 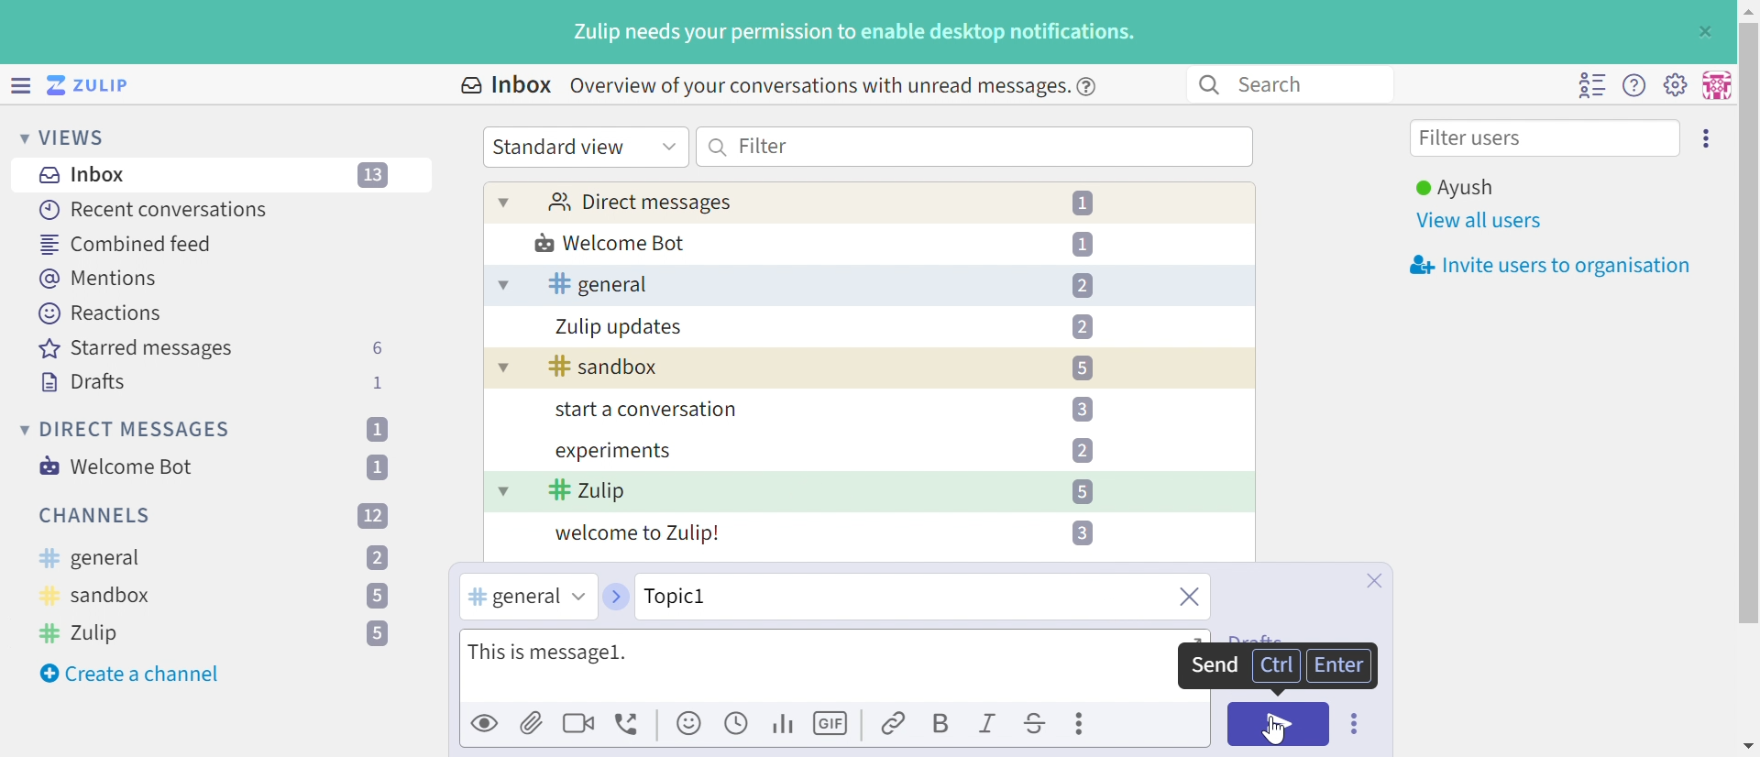 What do you see at coordinates (642, 411) in the screenshot?
I see `start a conversation` at bounding box center [642, 411].